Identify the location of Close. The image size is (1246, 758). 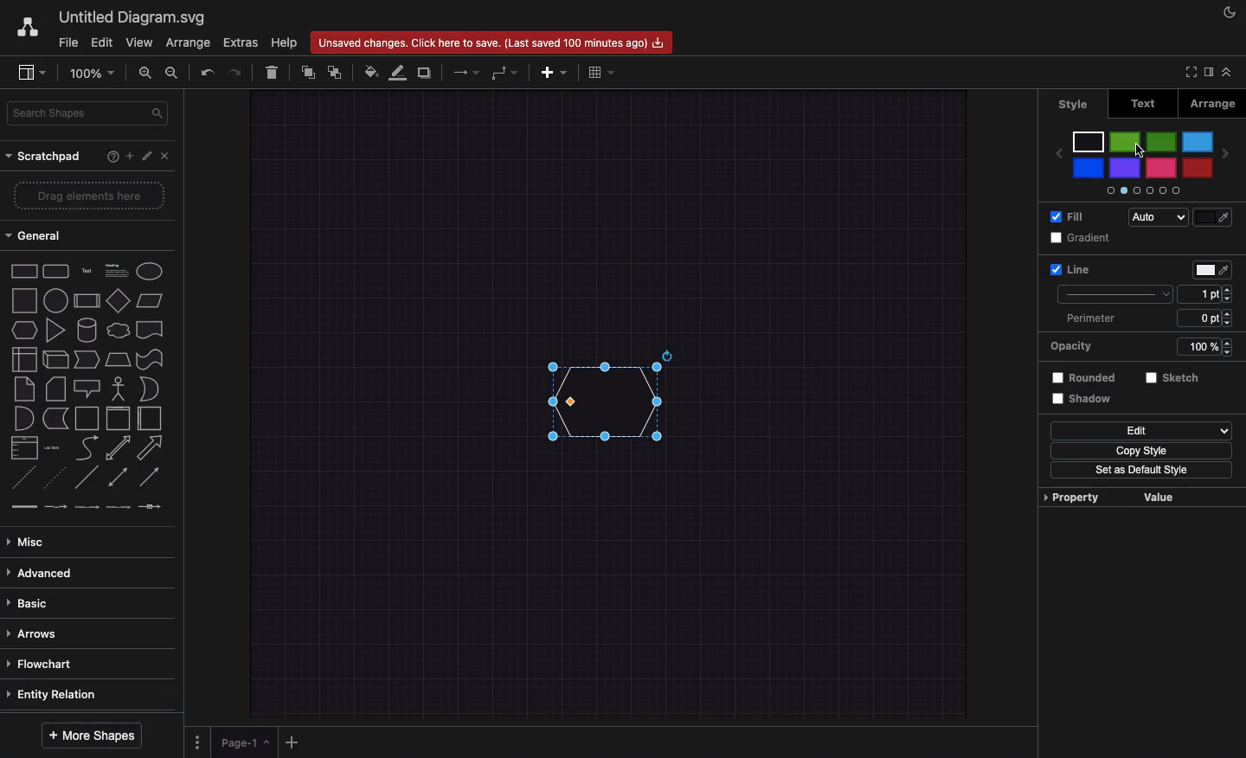
(166, 156).